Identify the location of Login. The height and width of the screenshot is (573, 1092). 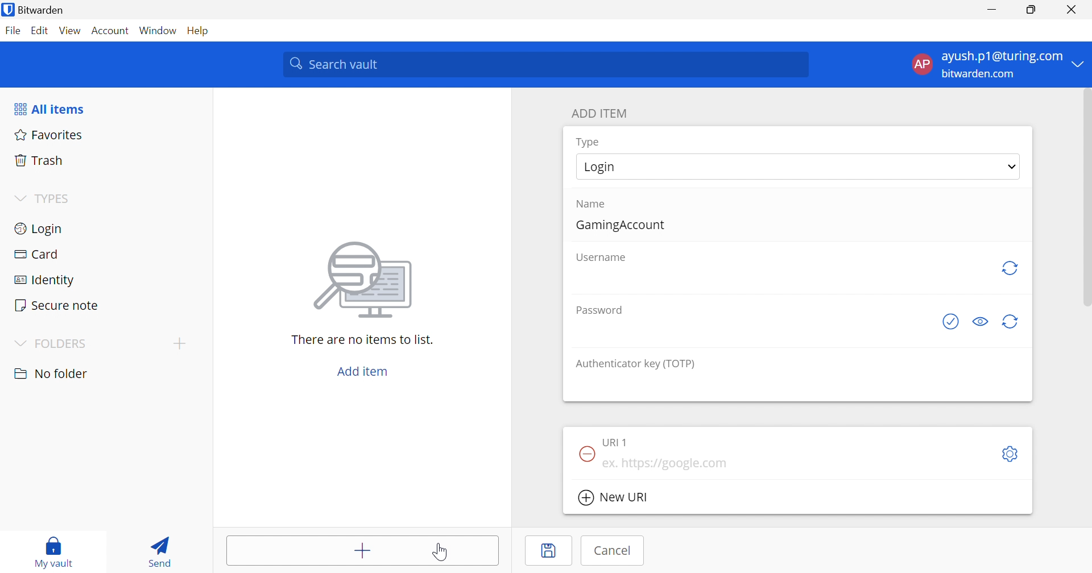
(602, 167).